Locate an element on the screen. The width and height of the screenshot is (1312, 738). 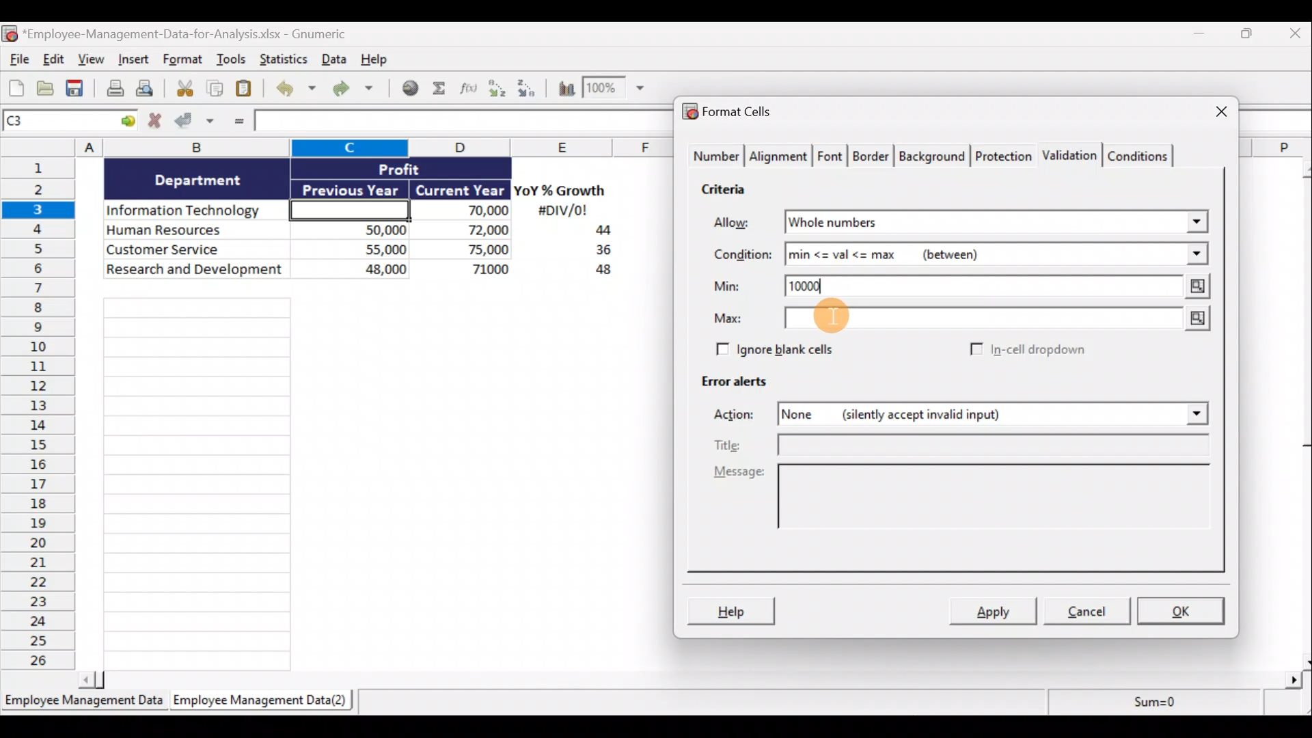
Paste clipboard is located at coordinates (248, 89).